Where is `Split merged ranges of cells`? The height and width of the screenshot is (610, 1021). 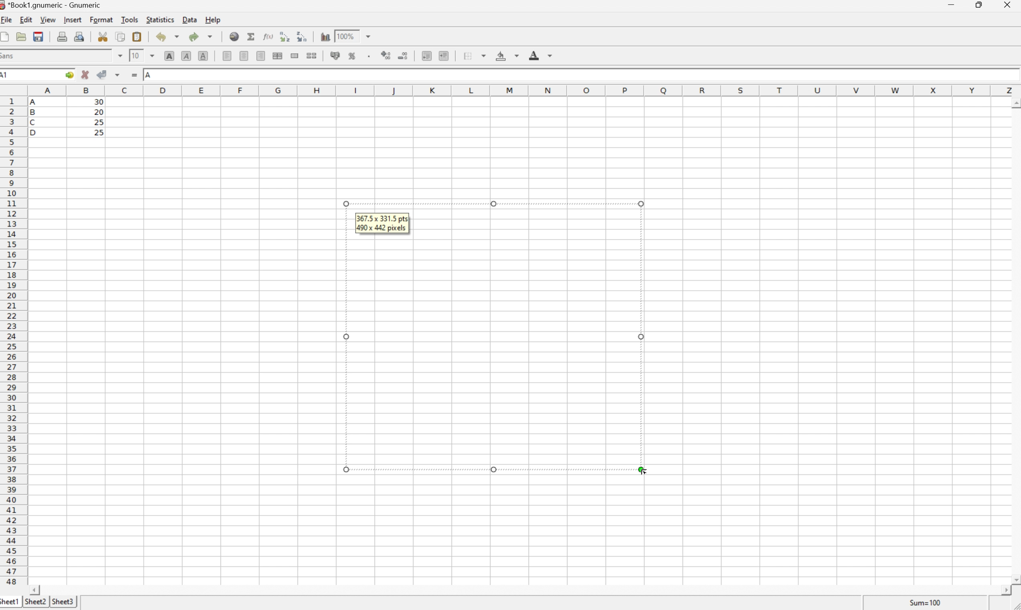 Split merged ranges of cells is located at coordinates (311, 56).